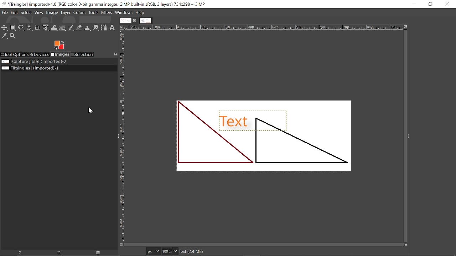 This screenshot has width=456, height=256. What do you see at coordinates (406, 27) in the screenshot?
I see `Zoom when window size changes` at bounding box center [406, 27].